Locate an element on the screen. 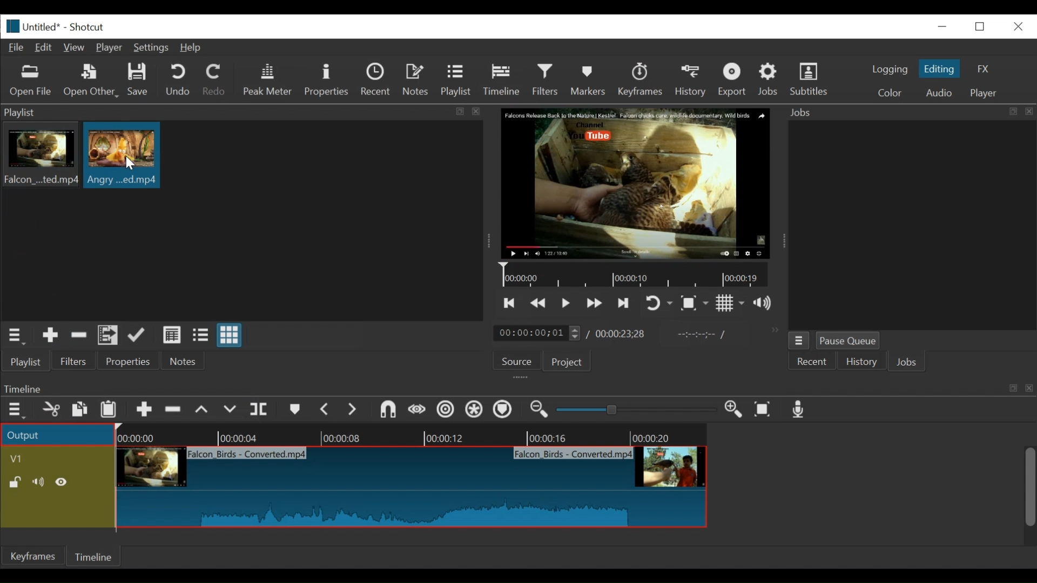 The image size is (1037, 583). History is located at coordinates (861, 363).